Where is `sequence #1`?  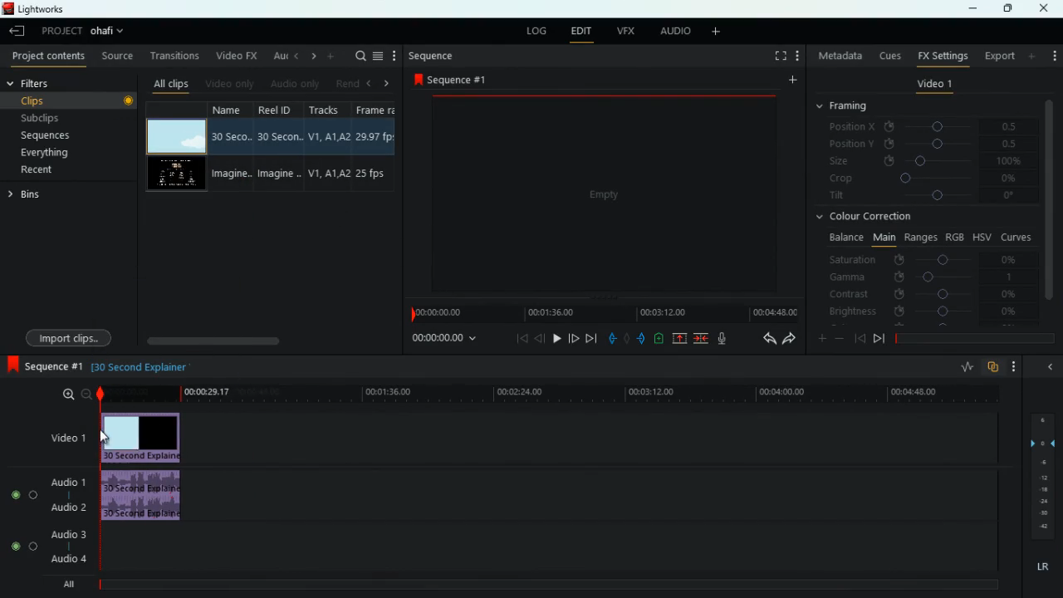
sequence #1 is located at coordinates (452, 81).